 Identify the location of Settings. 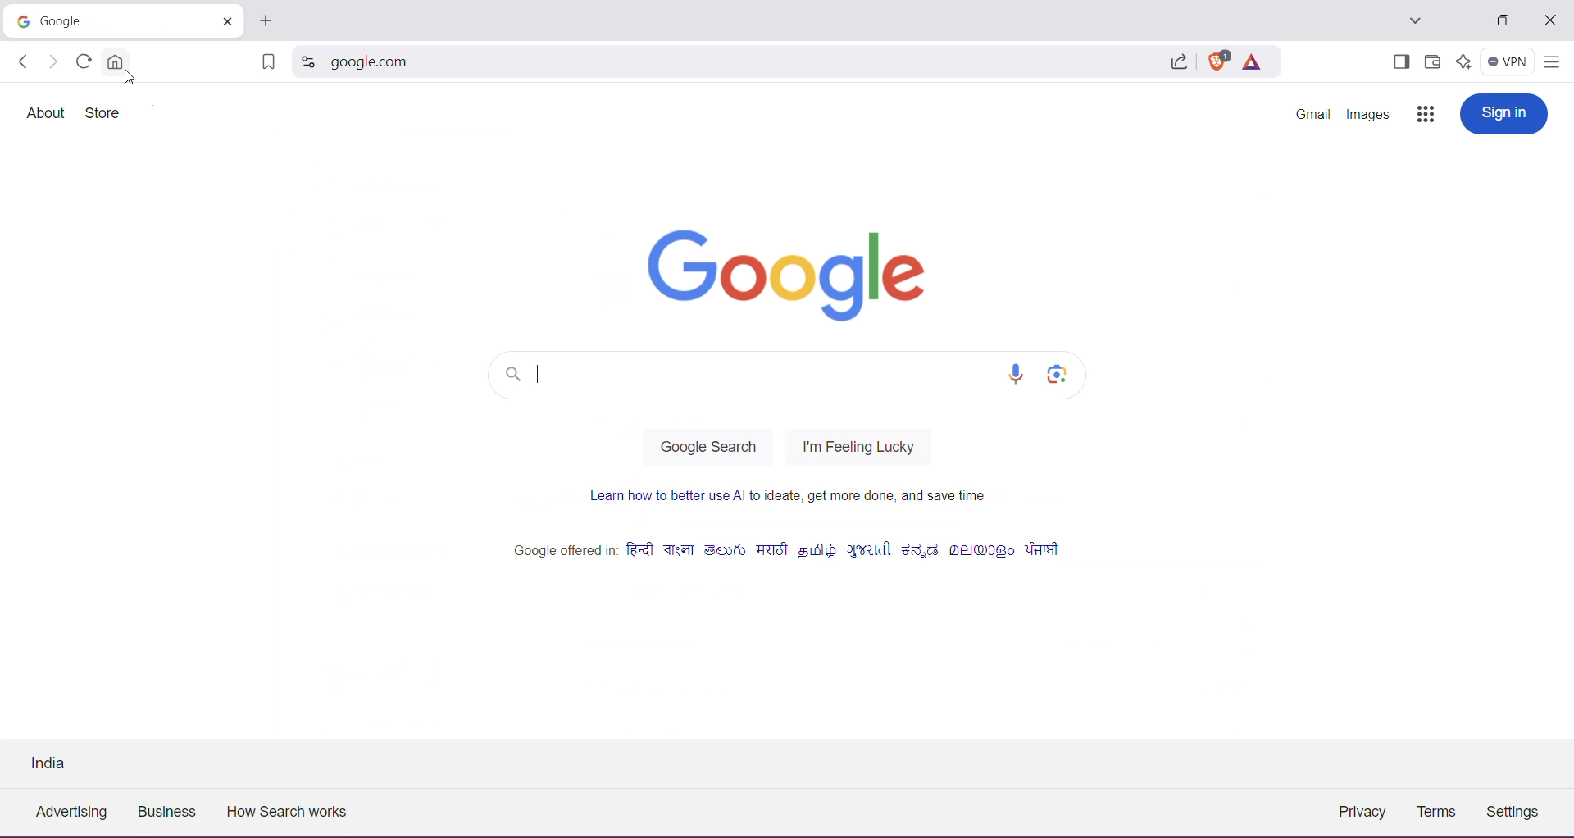
(1517, 814).